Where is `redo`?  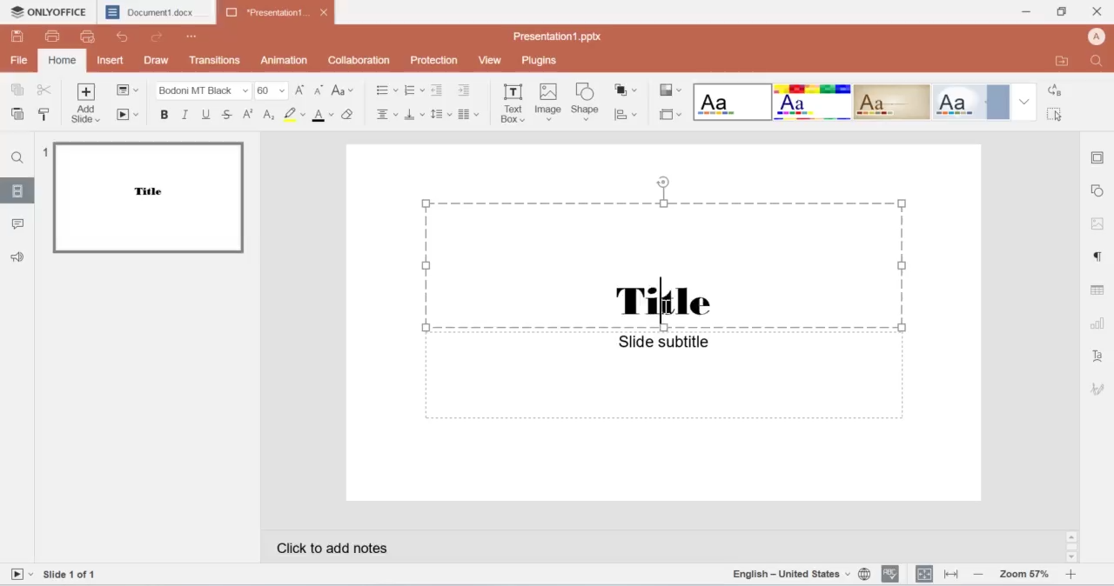
redo is located at coordinates (158, 39).